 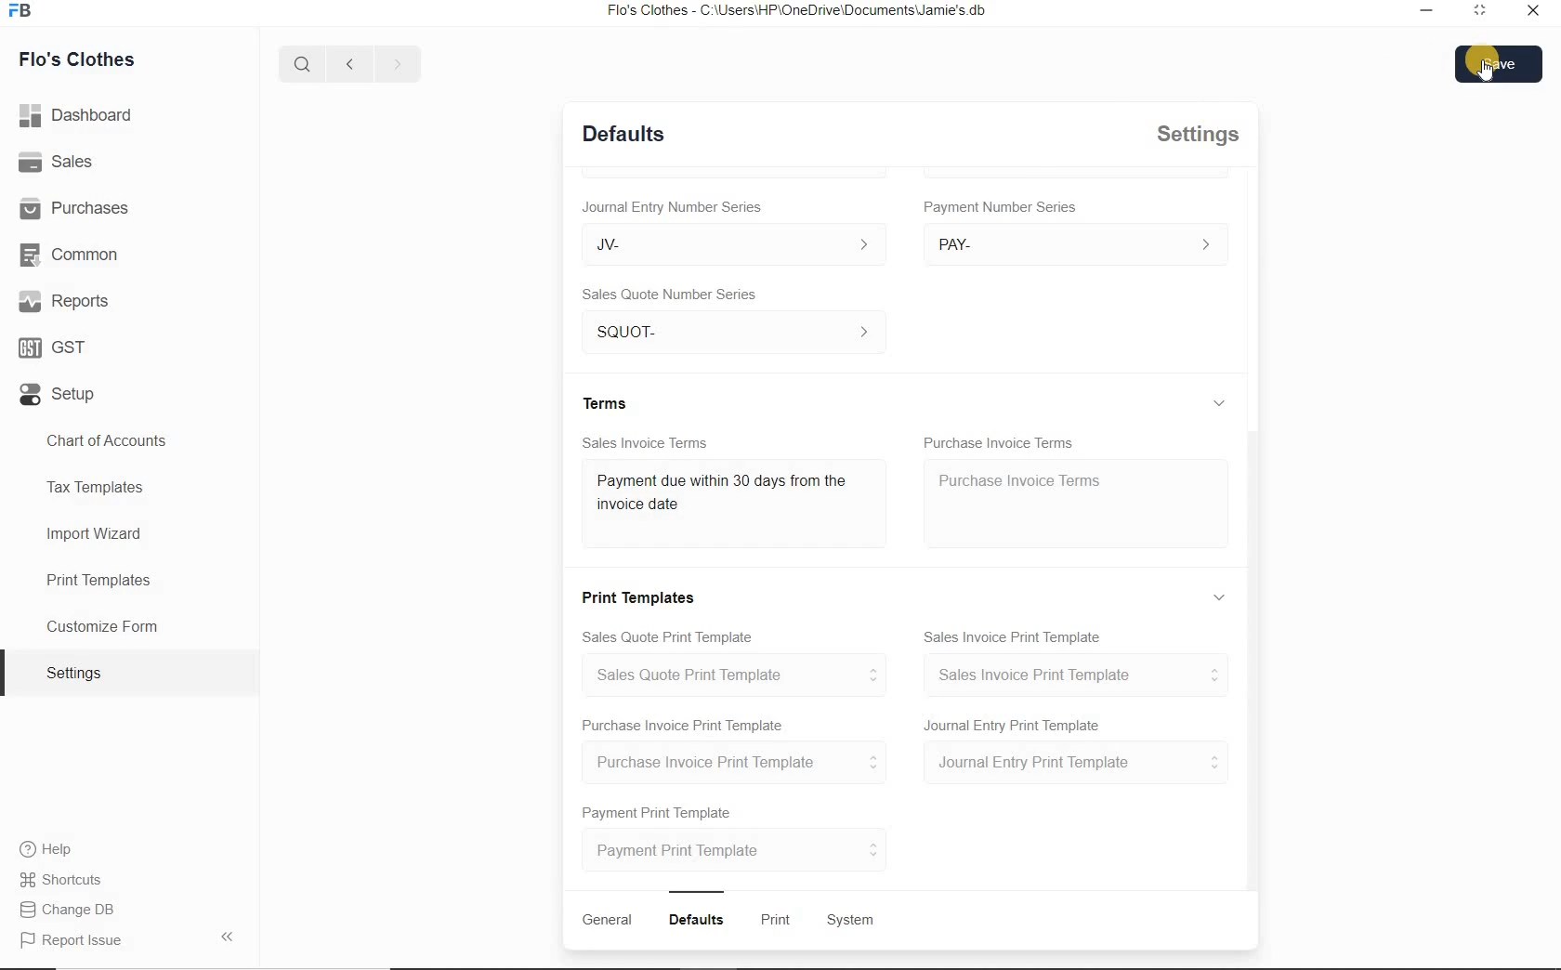 I want to click on Flo's Clothes, so click(x=75, y=61).